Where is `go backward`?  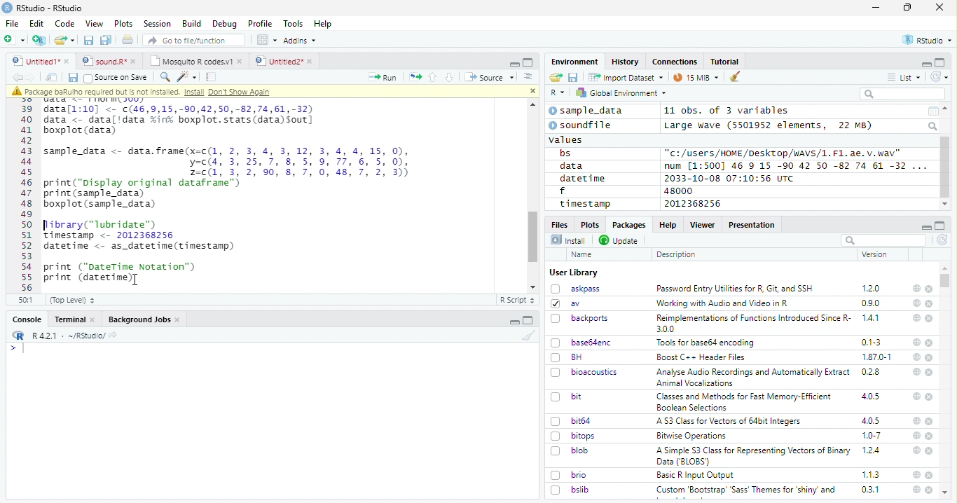 go backward is located at coordinates (18, 76).